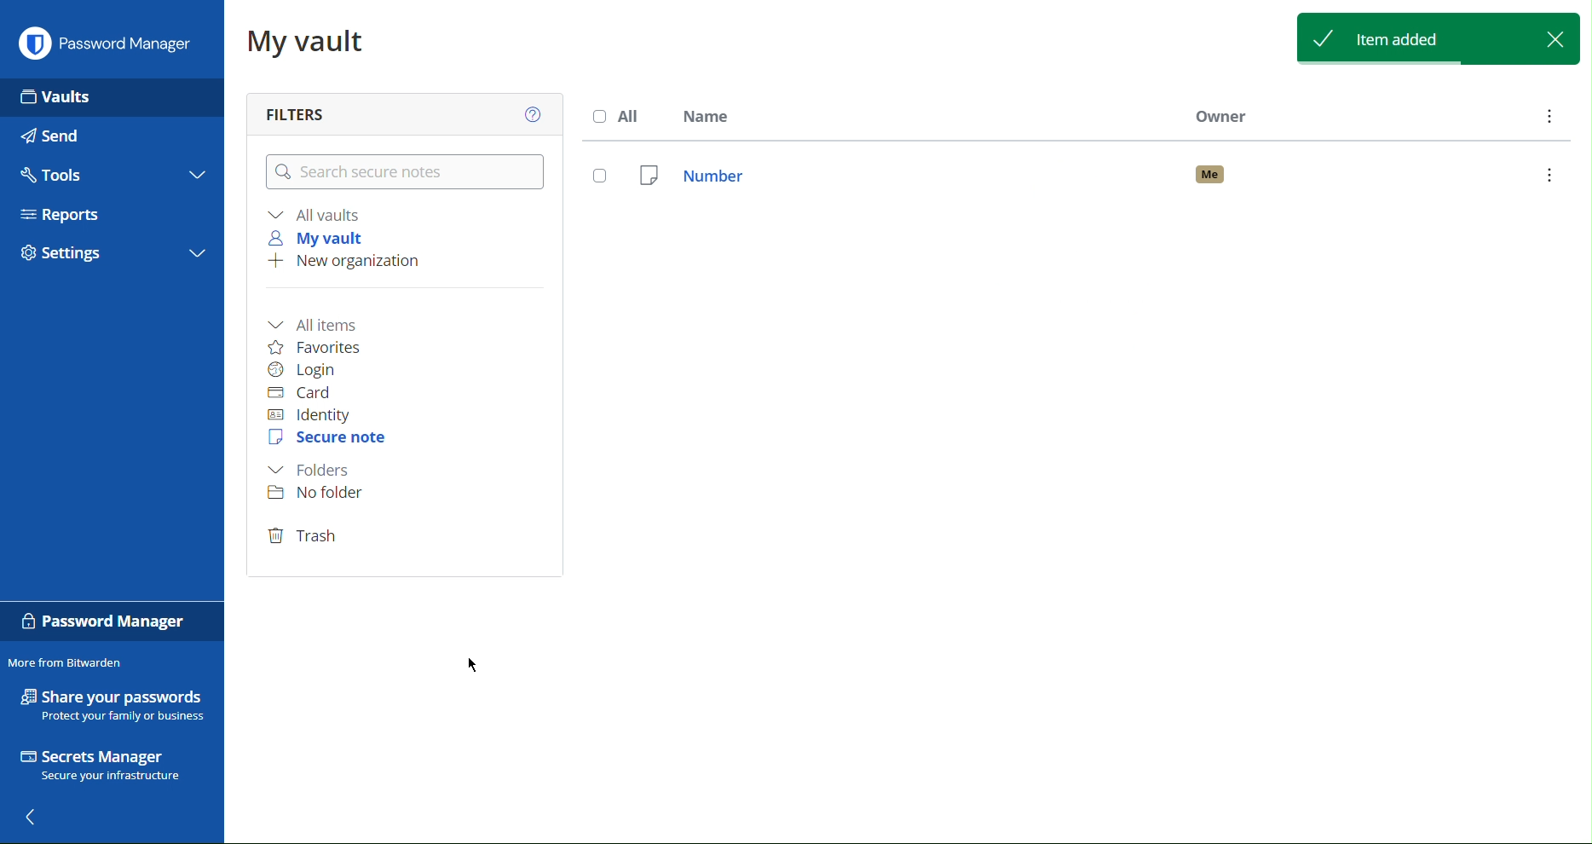  Describe the element at coordinates (314, 43) in the screenshot. I see `My vault` at that location.